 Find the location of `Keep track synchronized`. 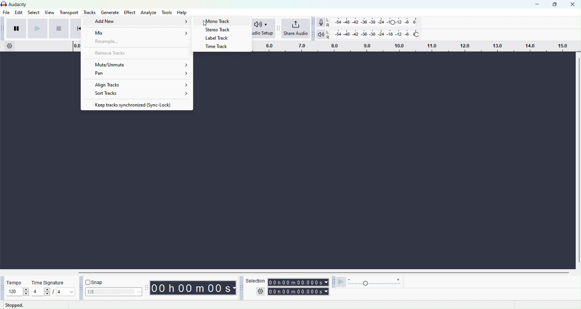

Keep track synchronized is located at coordinates (137, 104).